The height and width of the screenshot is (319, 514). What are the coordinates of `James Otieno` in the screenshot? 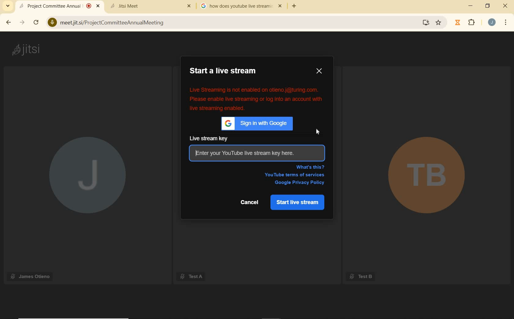 It's located at (32, 276).